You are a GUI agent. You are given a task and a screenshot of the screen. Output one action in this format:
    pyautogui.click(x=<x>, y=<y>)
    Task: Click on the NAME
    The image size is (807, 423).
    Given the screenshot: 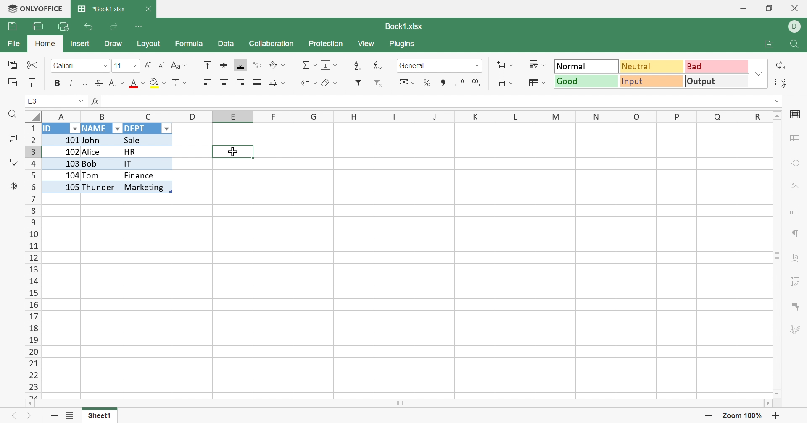 What is the action you would take?
    pyautogui.click(x=95, y=129)
    